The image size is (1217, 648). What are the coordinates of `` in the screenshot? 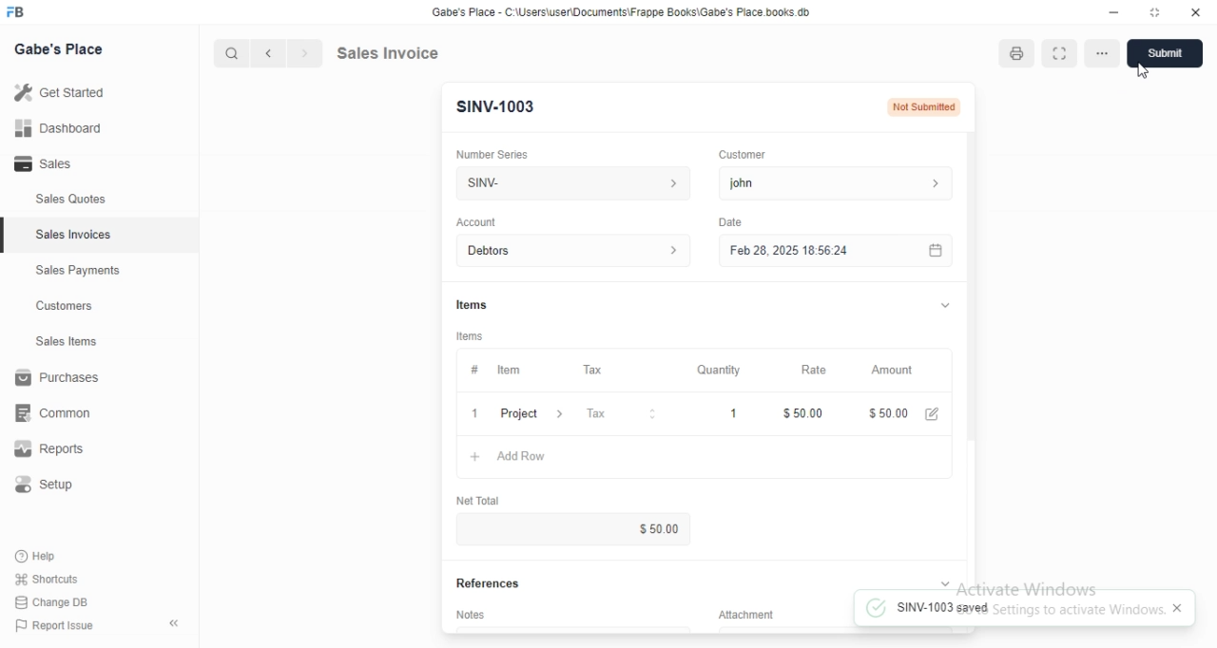 It's located at (757, 614).